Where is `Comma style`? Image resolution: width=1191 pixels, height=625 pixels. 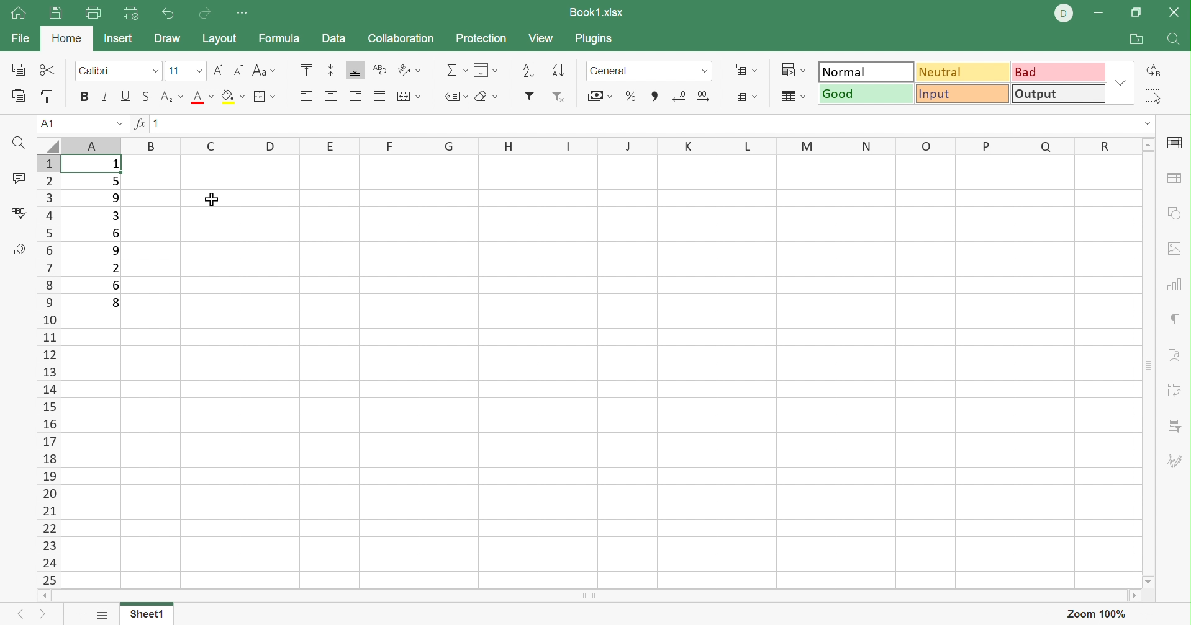
Comma style is located at coordinates (654, 95).